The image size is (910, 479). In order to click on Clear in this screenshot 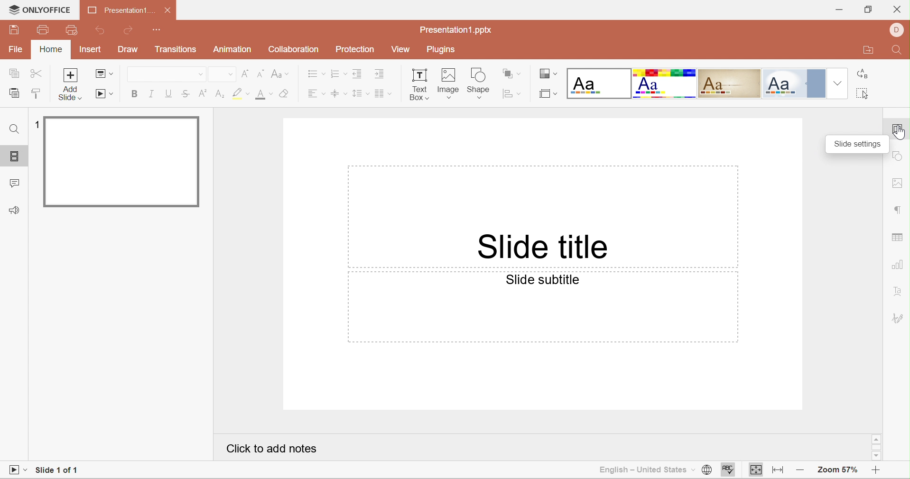, I will do `click(285, 94)`.